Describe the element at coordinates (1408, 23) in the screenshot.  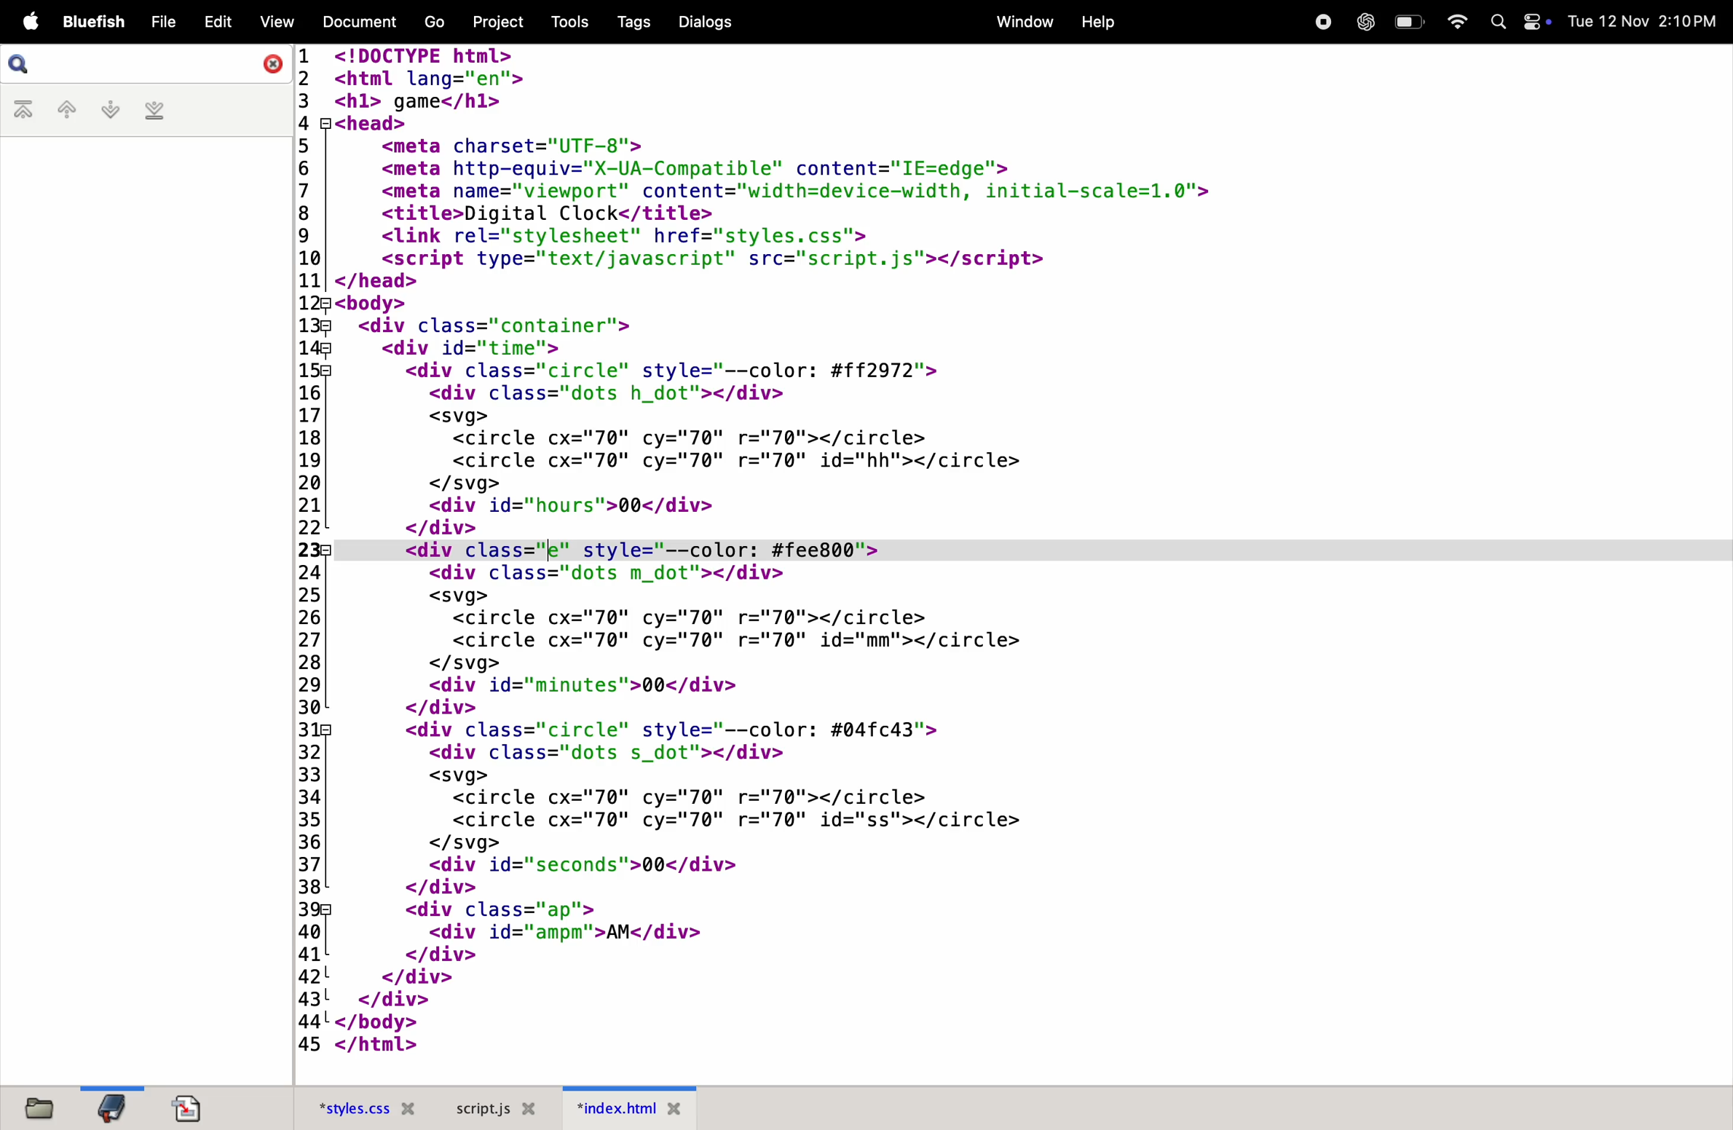
I see `battery` at that location.